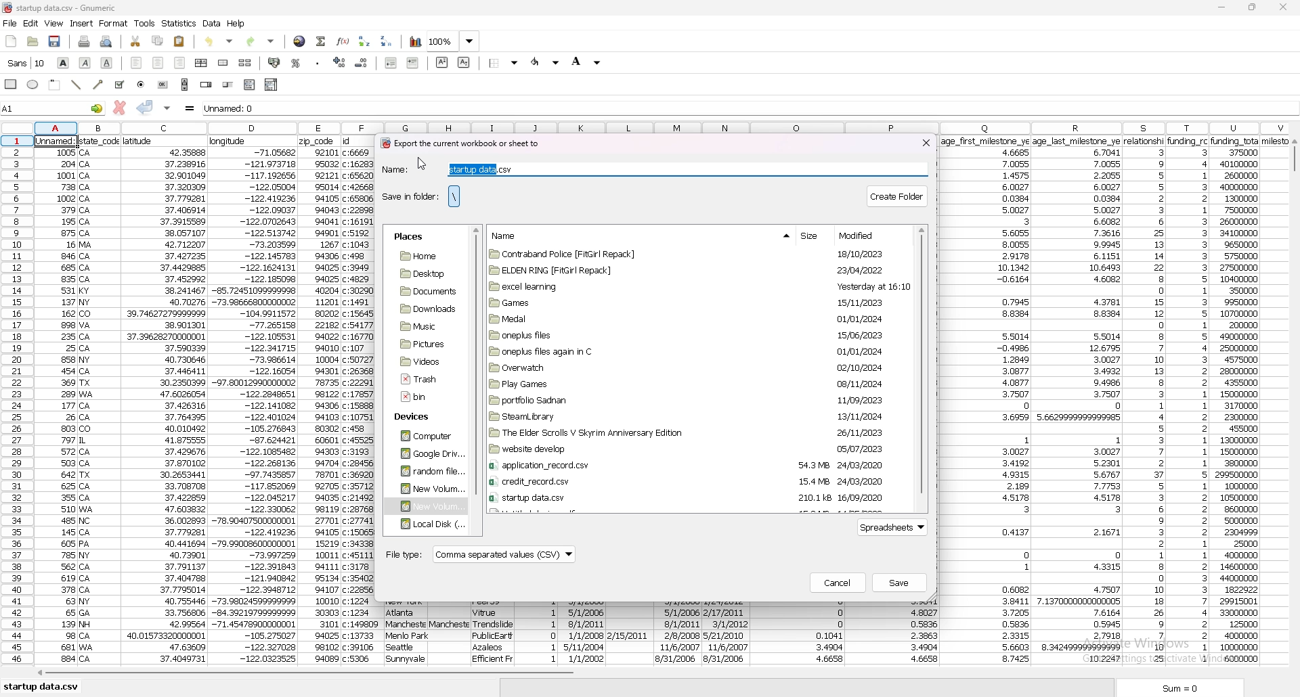 Image resolution: width=1300 pixels, height=697 pixels. Describe the element at coordinates (427, 471) in the screenshot. I see `folder` at that location.